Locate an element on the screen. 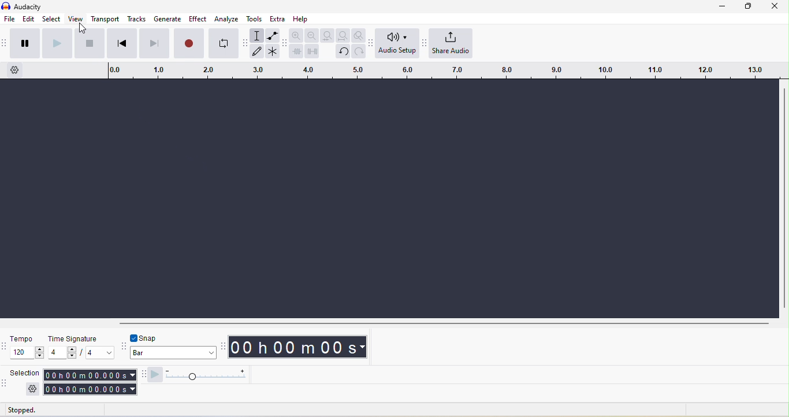 The image size is (789, 417). share audio toolbar is located at coordinates (423, 42).